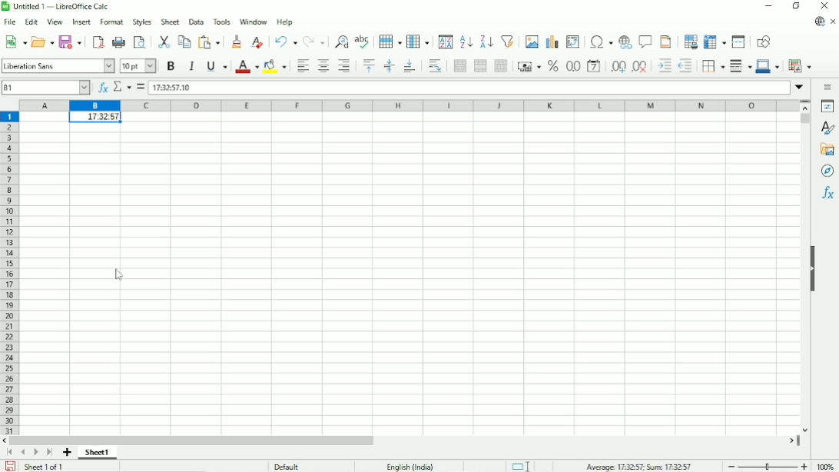 The width and height of the screenshot is (839, 472). I want to click on Close, so click(824, 5).